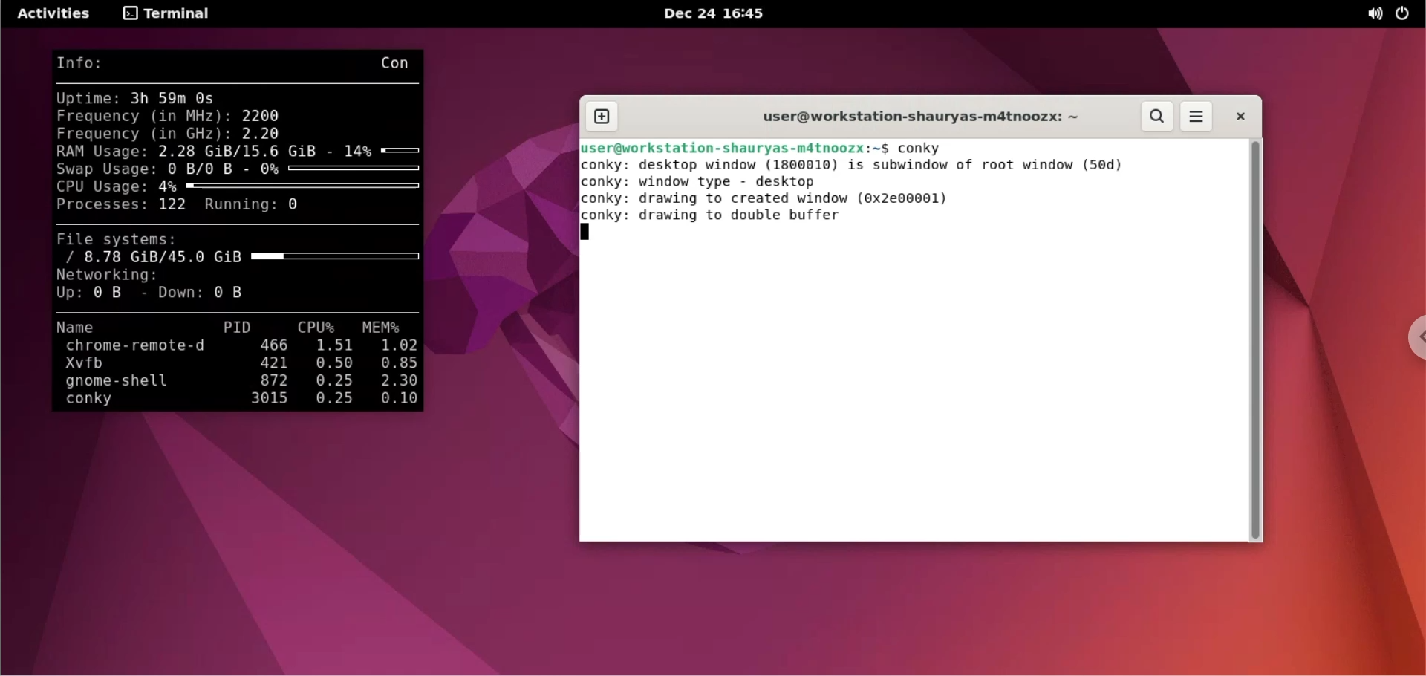 The height and width of the screenshot is (676, 1426). Describe the element at coordinates (180, 98) in the screenshot. I see `3h 59m 0s` at that location.